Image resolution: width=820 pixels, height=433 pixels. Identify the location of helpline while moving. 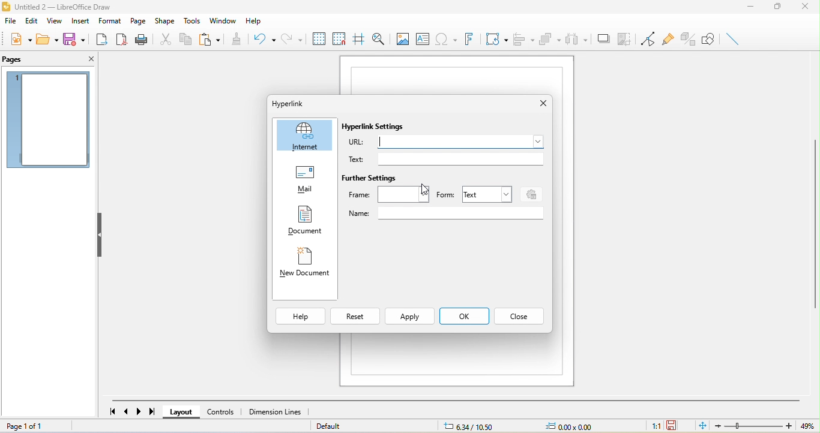
(357, 37).